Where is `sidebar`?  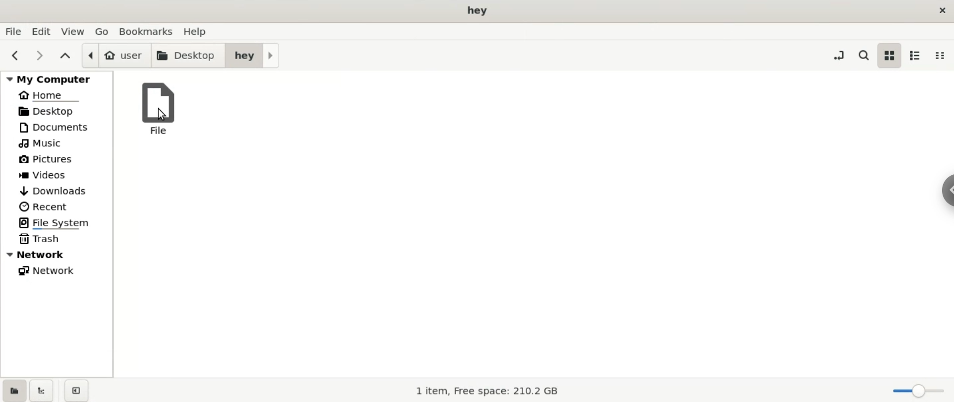 sidebar is located at coordinates (948, 193).